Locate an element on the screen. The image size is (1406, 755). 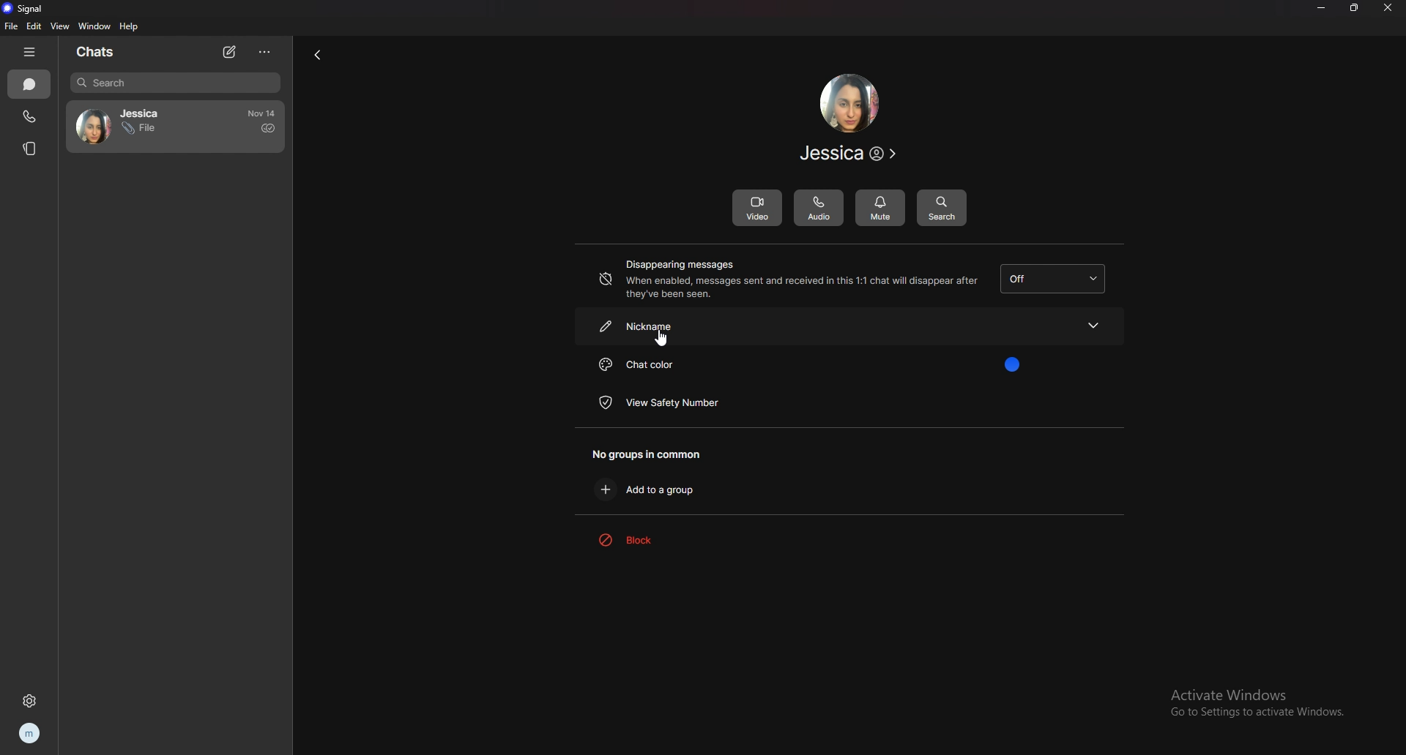
cursor is located at coordinates (661, 339).